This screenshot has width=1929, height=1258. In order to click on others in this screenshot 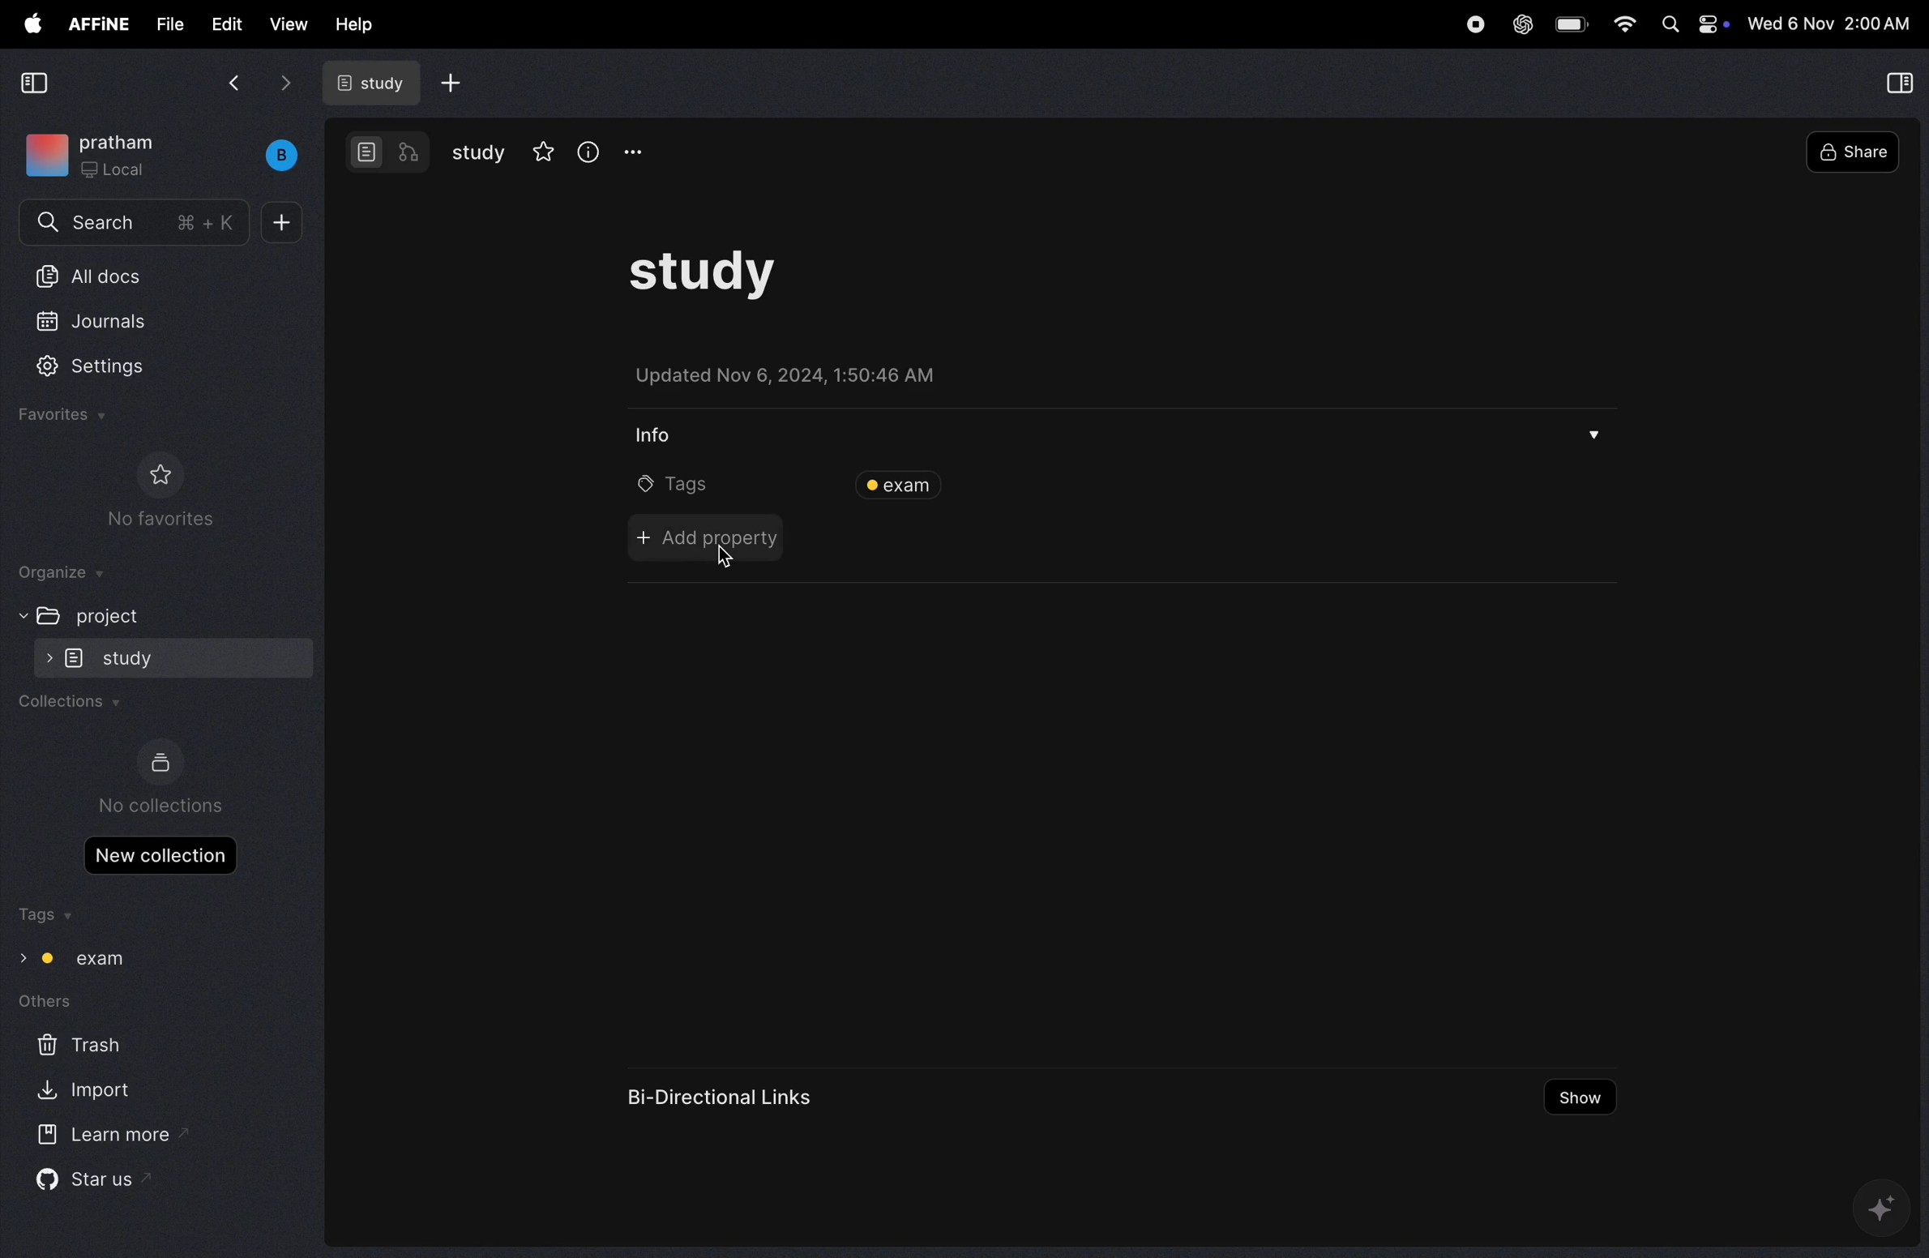, I will do `click(46, 1001)`.